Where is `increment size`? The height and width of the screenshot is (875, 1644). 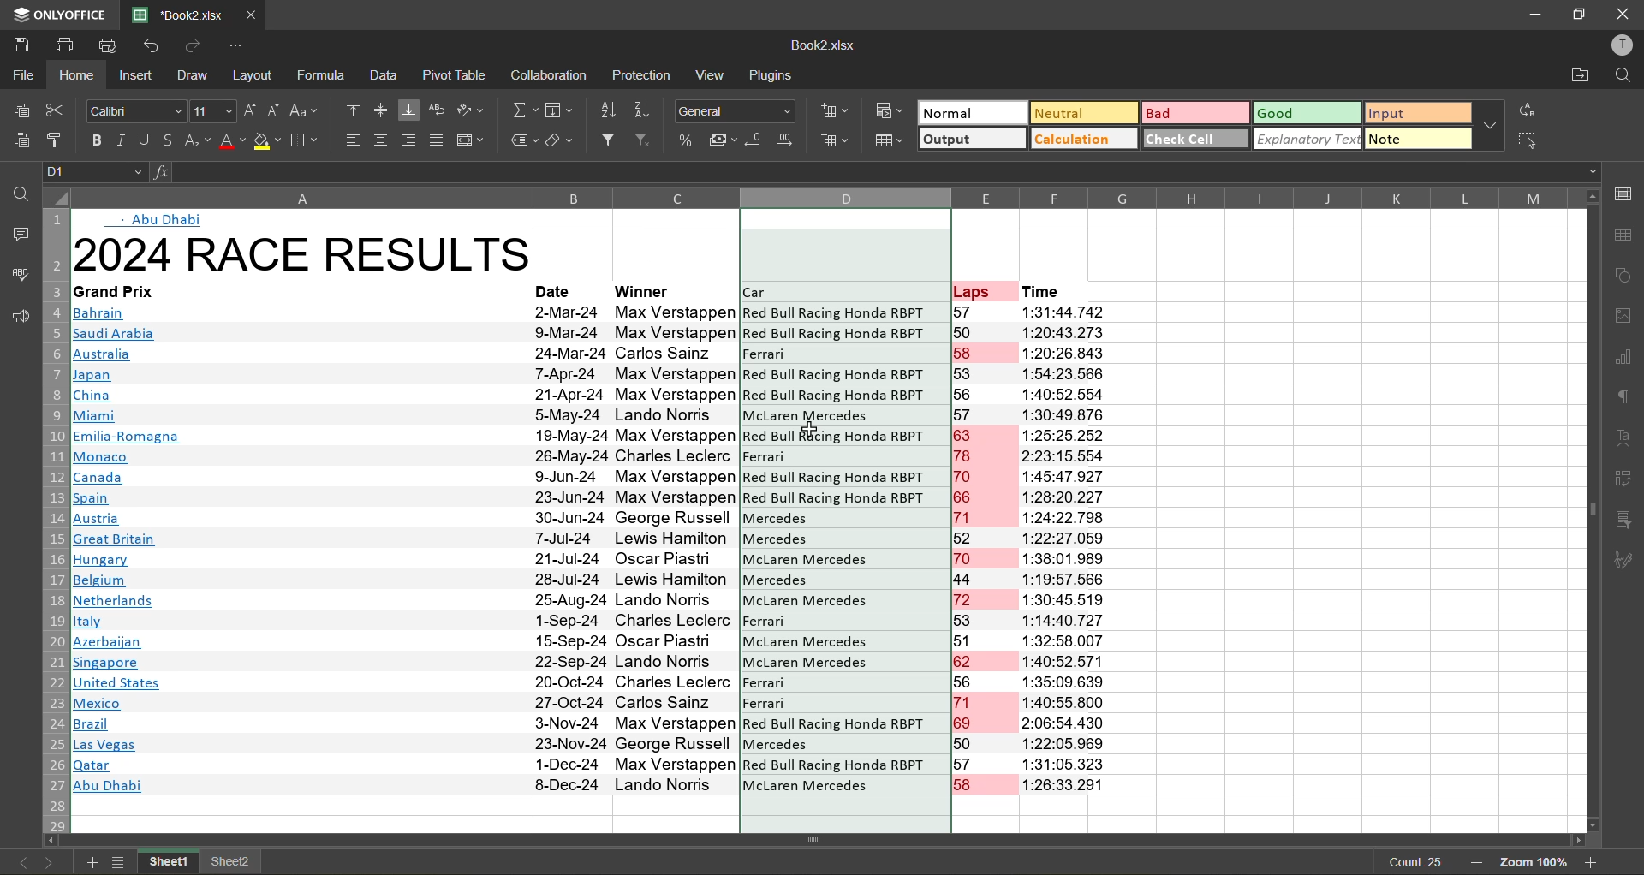
increment size is located at coordinates (250, 111).